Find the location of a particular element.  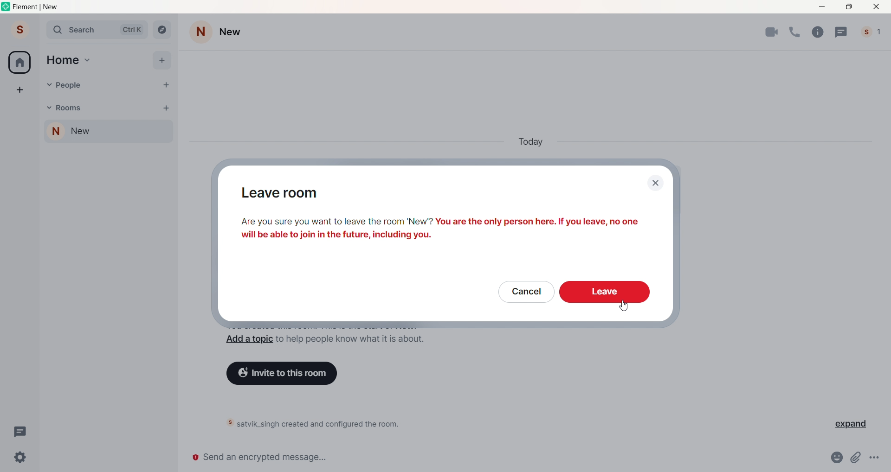

Quick Settings is located at coordinates (21, 457).